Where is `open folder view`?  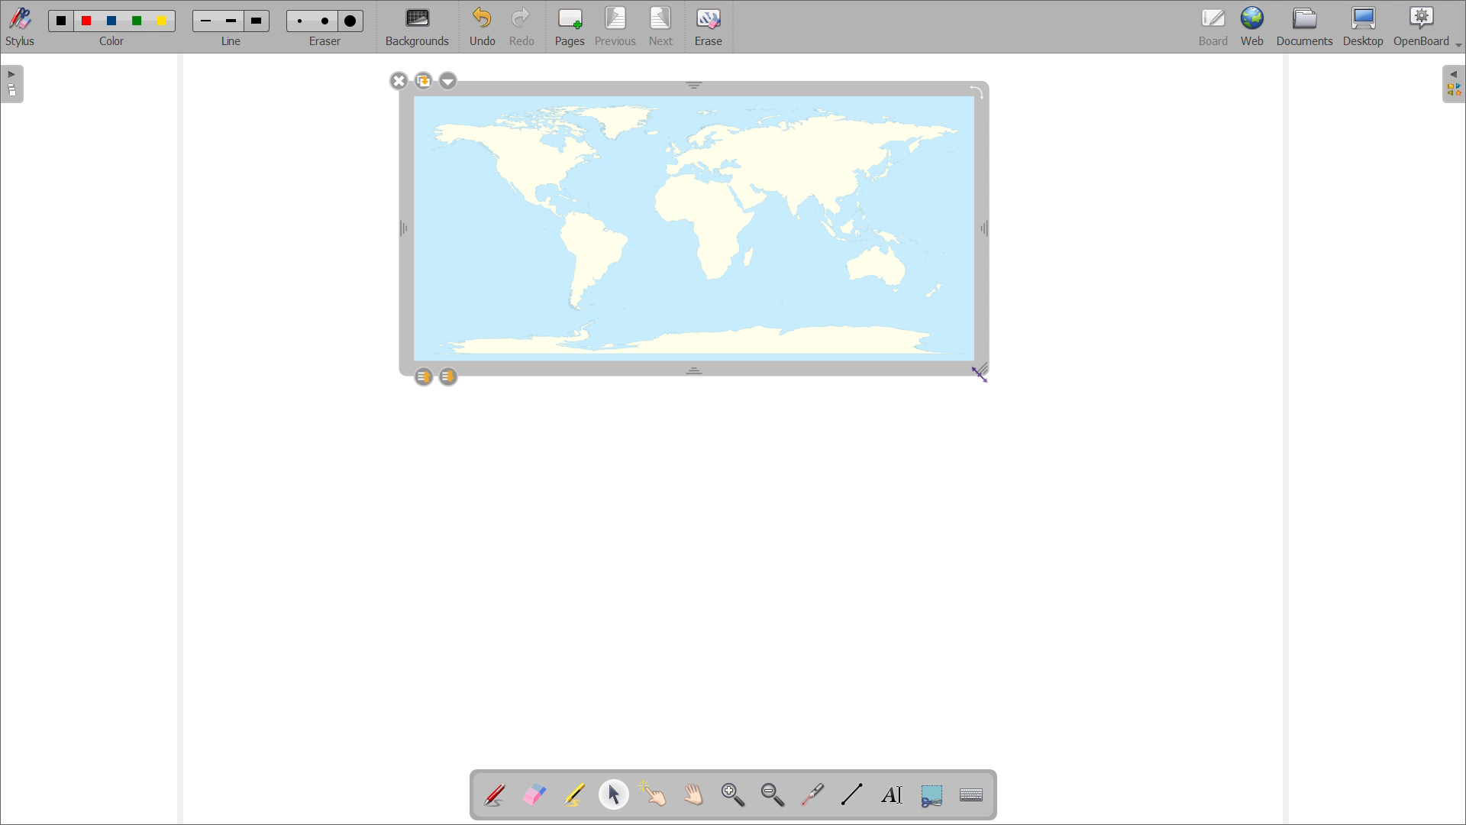
open folder view is located at coordinates (1454, 83).